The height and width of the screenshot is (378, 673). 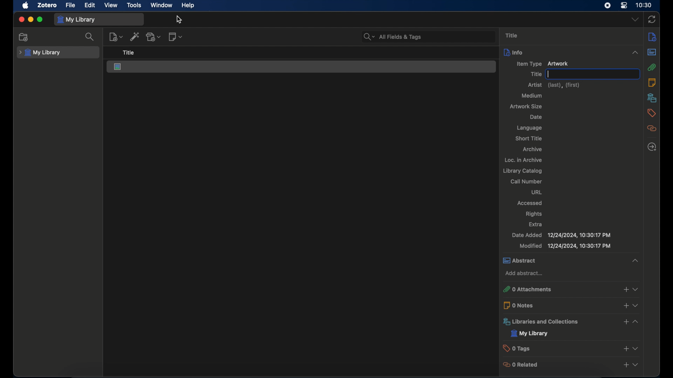 I want to click on url, so click(x=537, y=192).